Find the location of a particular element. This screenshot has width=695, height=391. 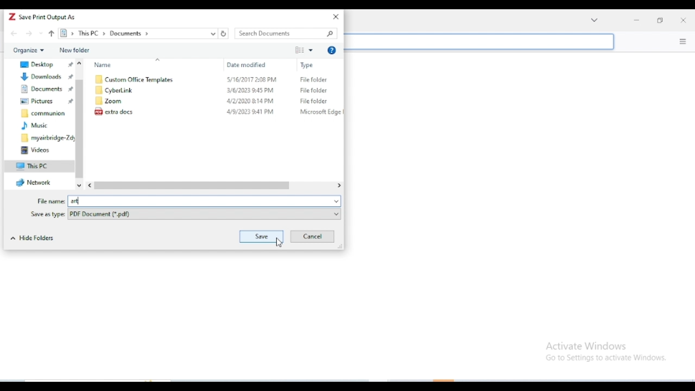

Zoom folder is located at coordinates (110, 100).